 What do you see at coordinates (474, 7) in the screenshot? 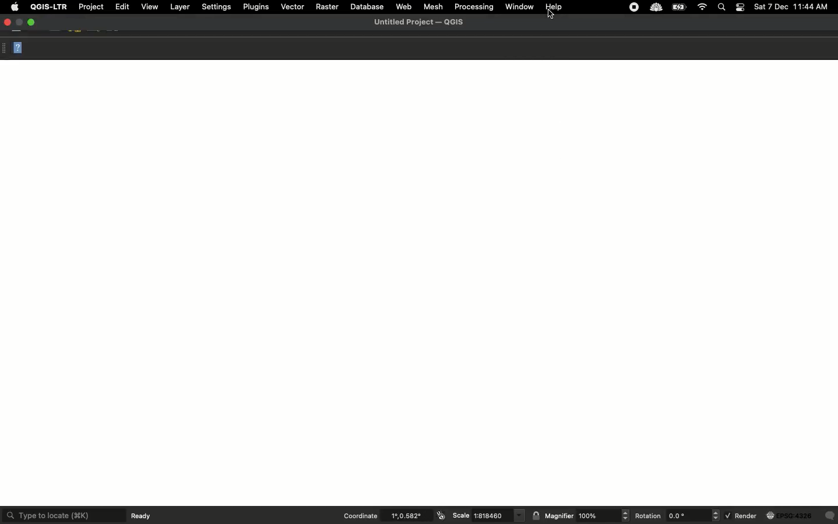
I see `Processing` at bounding box center [474, 7].